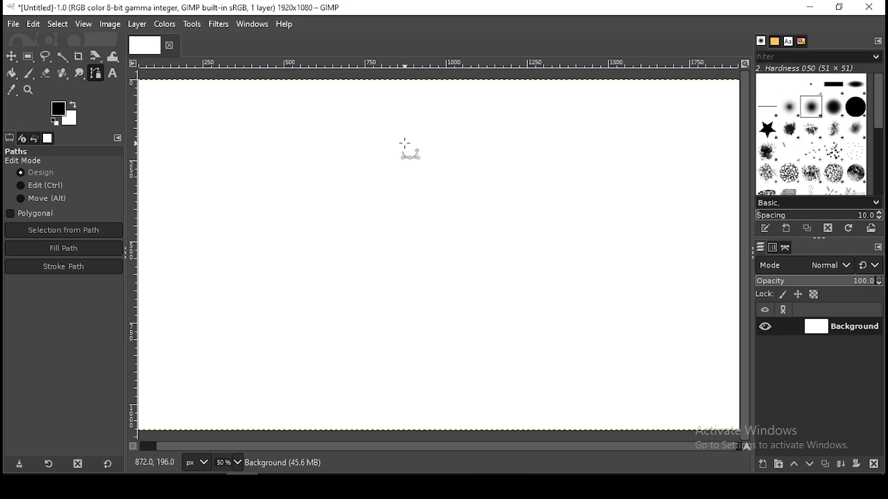 The height and width of the screenshot is (499, 888). I want to click on restore, so click(839, 8).